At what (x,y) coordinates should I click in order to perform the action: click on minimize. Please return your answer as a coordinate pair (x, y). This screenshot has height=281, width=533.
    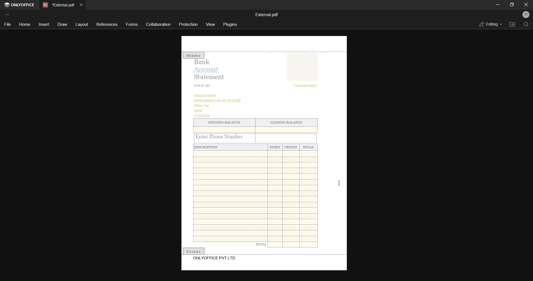
    Looking at the image, I should click on (498, 4).